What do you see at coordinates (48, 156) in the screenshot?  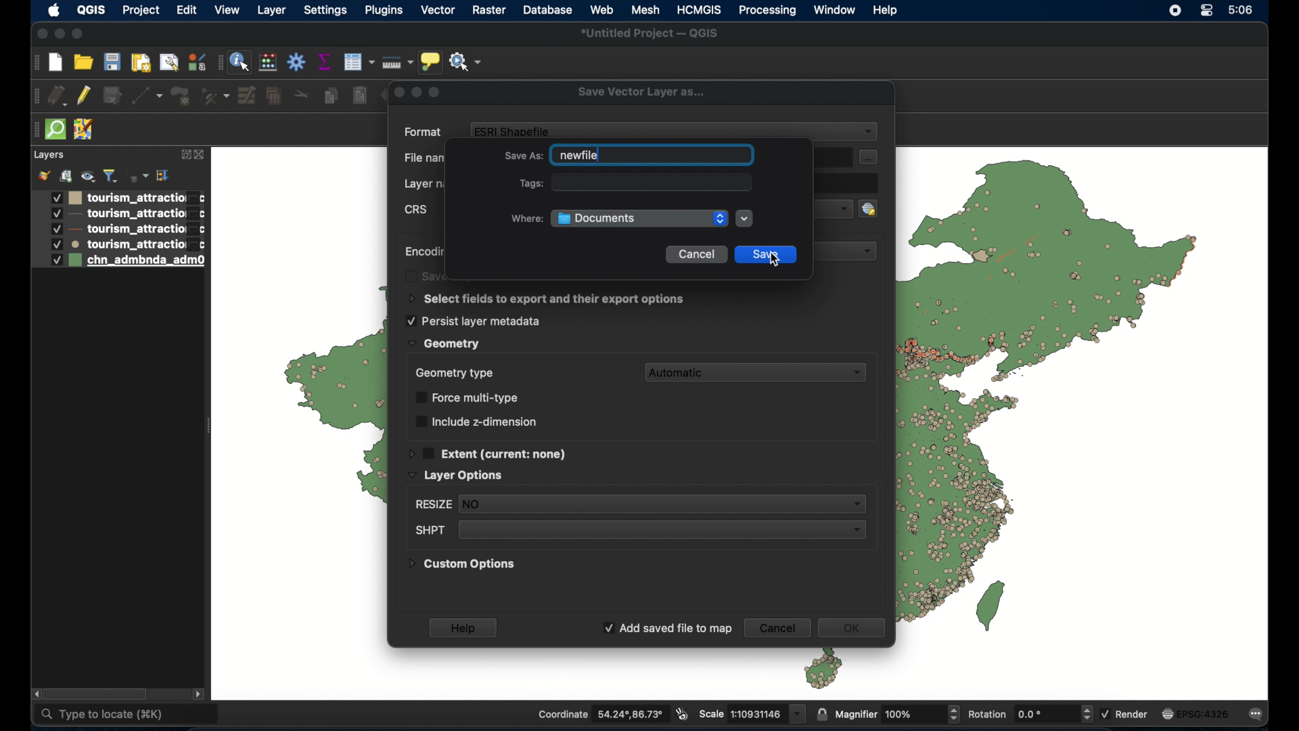 I see `layer` at bounding box center [48, 156].